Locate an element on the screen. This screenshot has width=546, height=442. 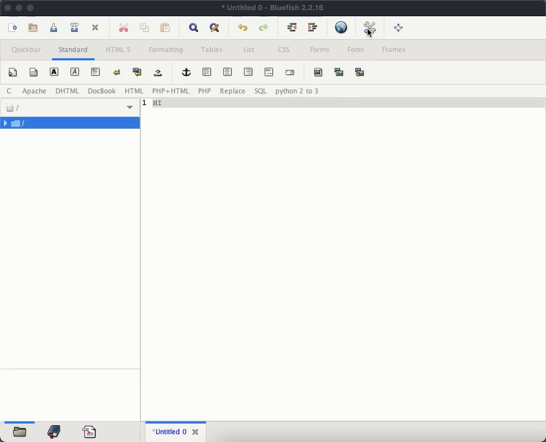
save current file is located at coordinates (54, 27).